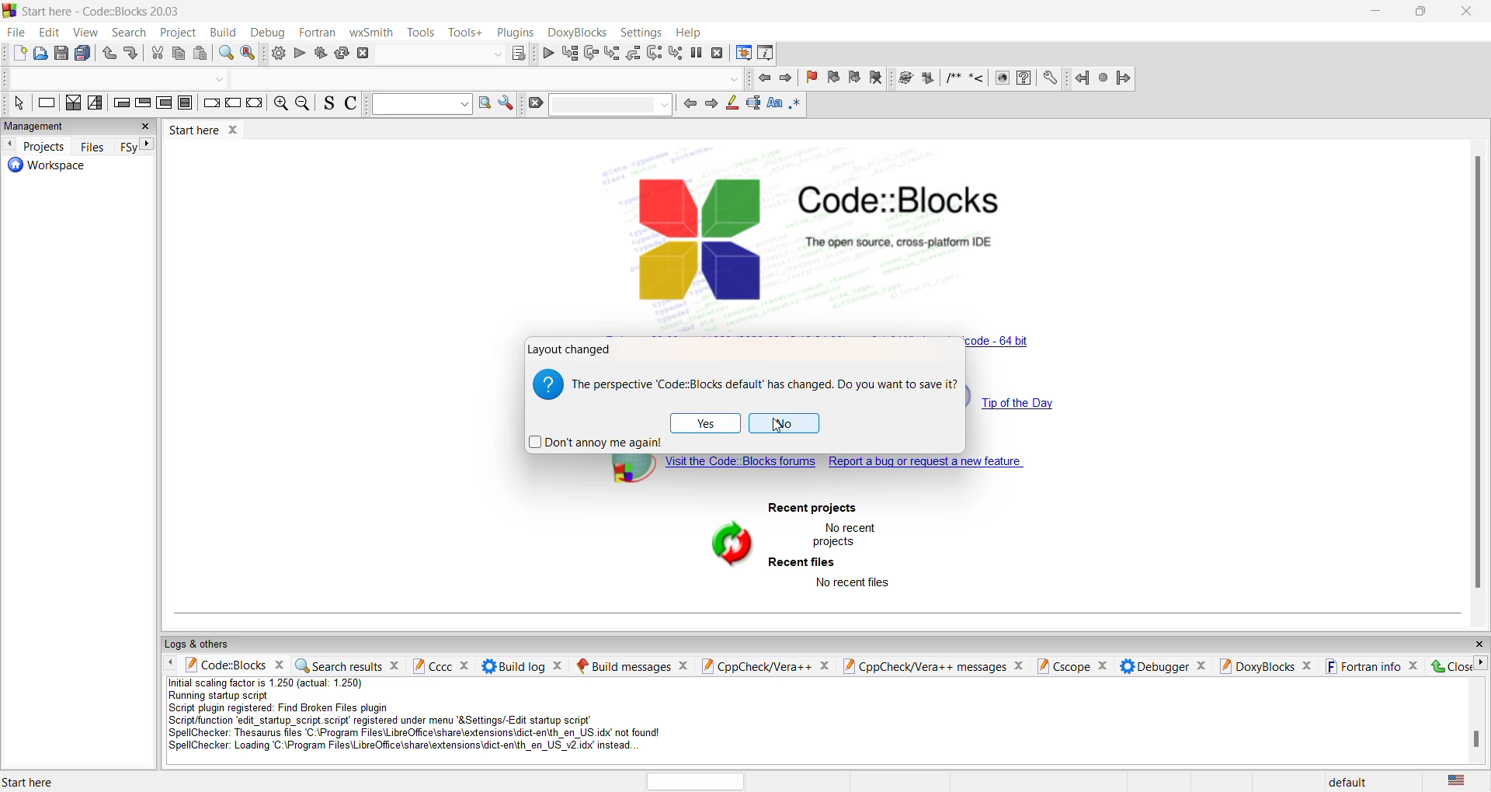 This screenshot has height=792, width=1491. Describe the element at coordinates (725, 544) in the screenshot. I see `refresh` at that location.